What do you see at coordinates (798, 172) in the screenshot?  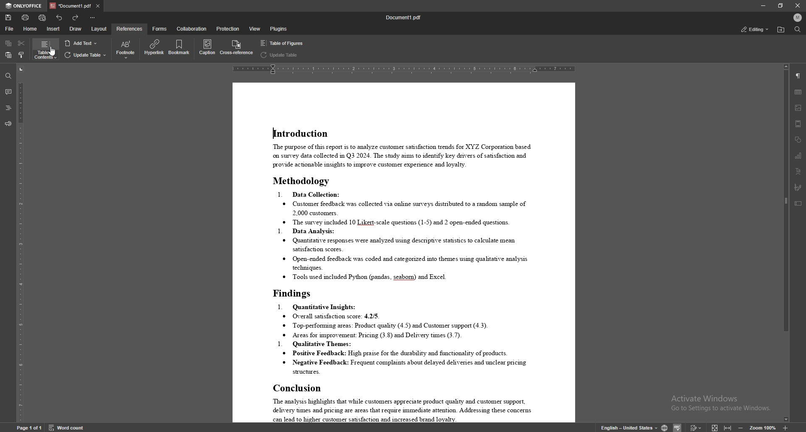 I see `text art` at bounding box center [798, 172].